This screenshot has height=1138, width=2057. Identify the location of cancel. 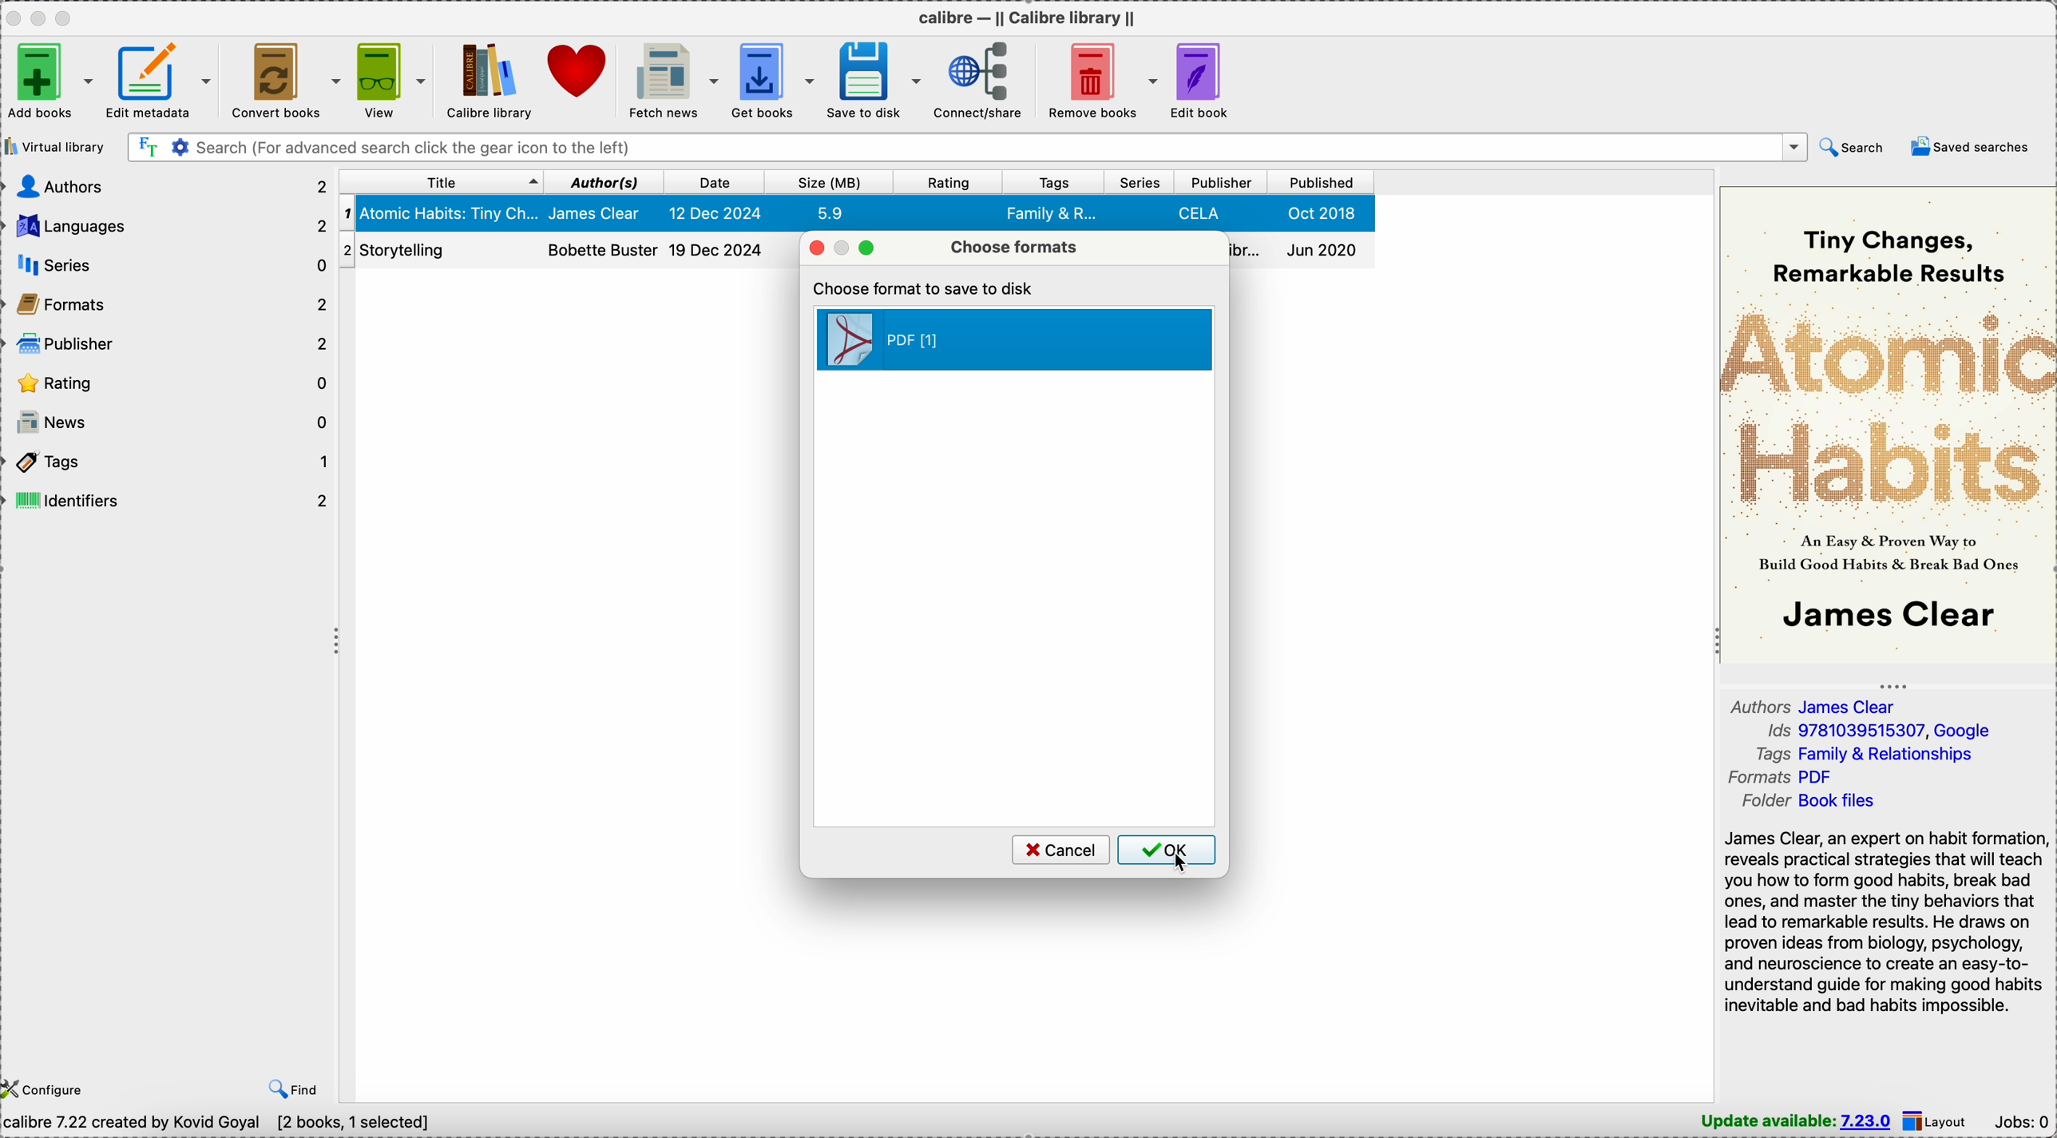
(1058, 850).